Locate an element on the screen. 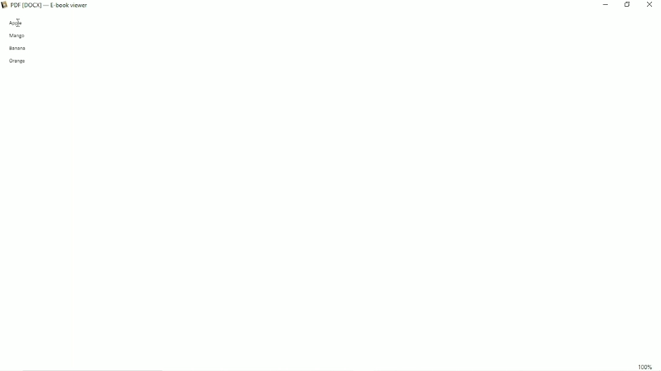 The image size is (661, 371). Book Title is located at coordinates (53, 5).